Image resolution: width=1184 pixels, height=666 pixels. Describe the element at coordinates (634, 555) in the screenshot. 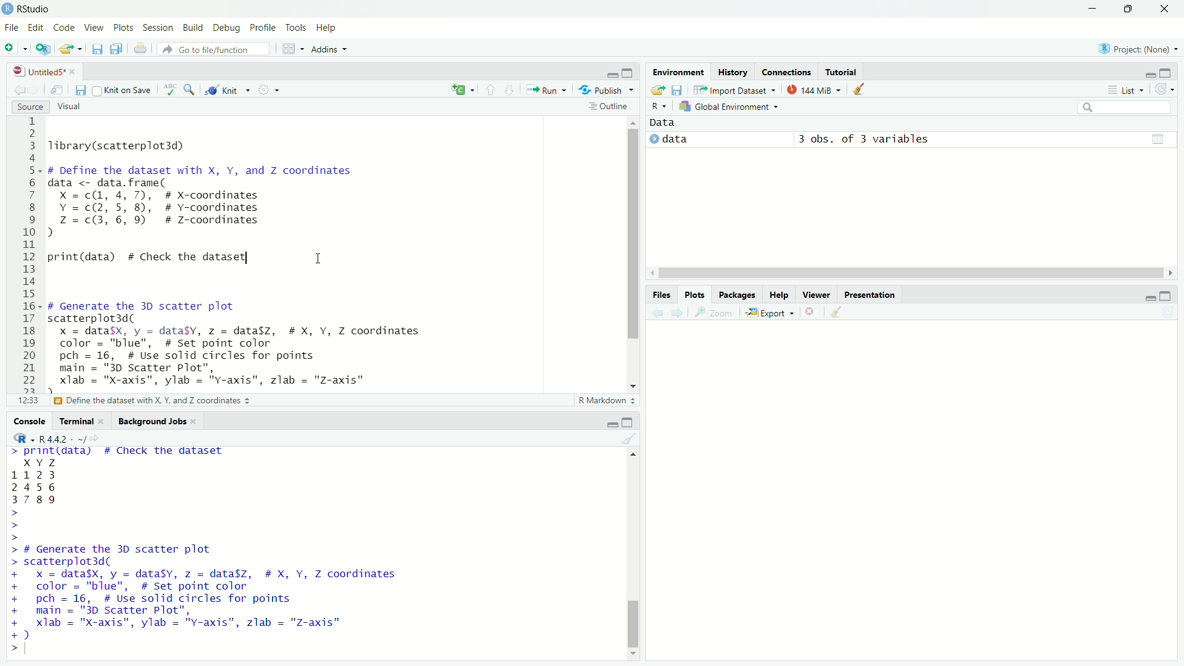

I see `scrollbar` at that location.